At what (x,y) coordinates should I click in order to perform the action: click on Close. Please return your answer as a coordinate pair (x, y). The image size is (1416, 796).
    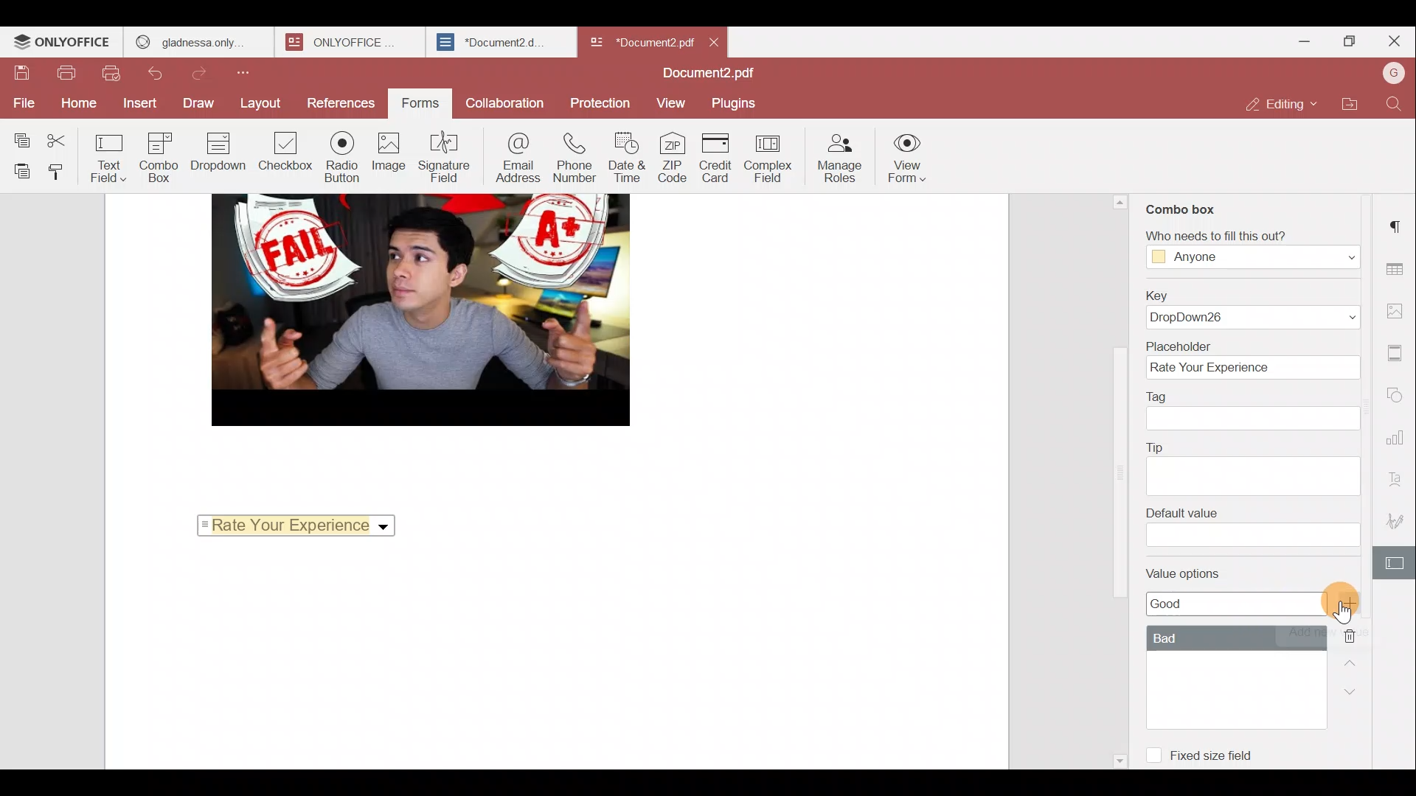
    Looking at the image, I should click on (1394, 41).